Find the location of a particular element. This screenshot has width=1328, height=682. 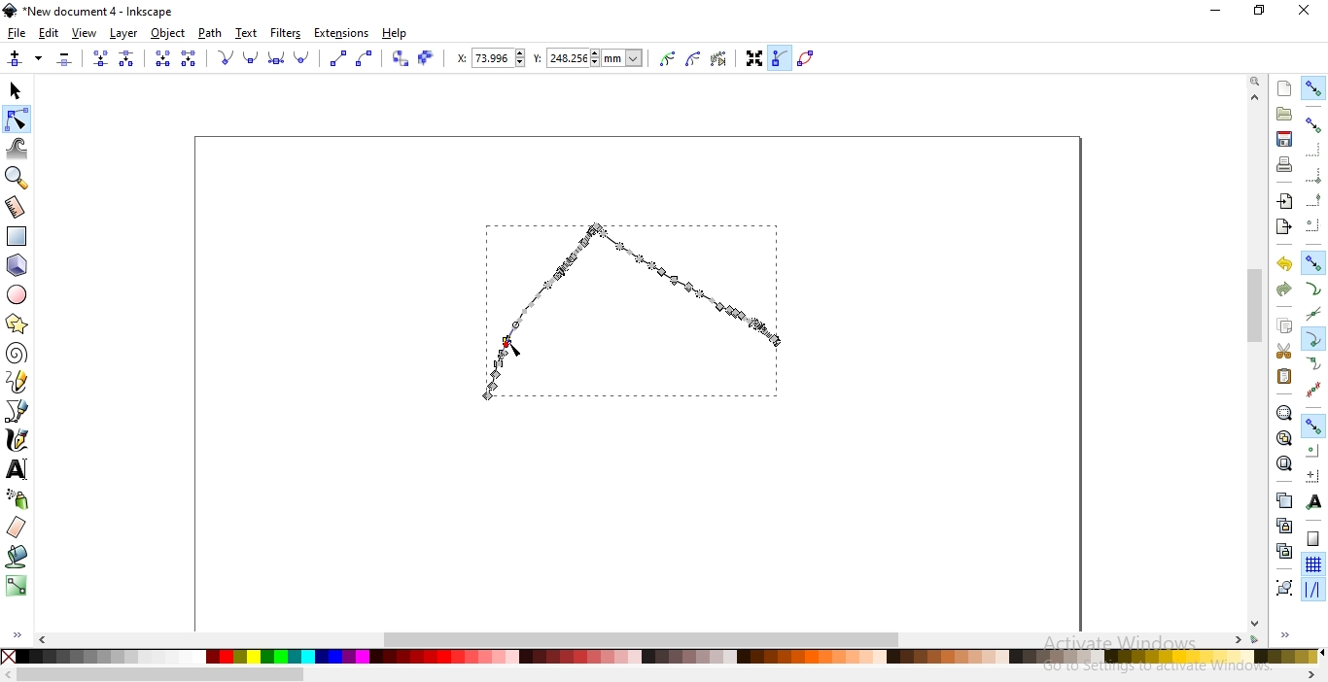

cut is located at coordinates (1283, 352).